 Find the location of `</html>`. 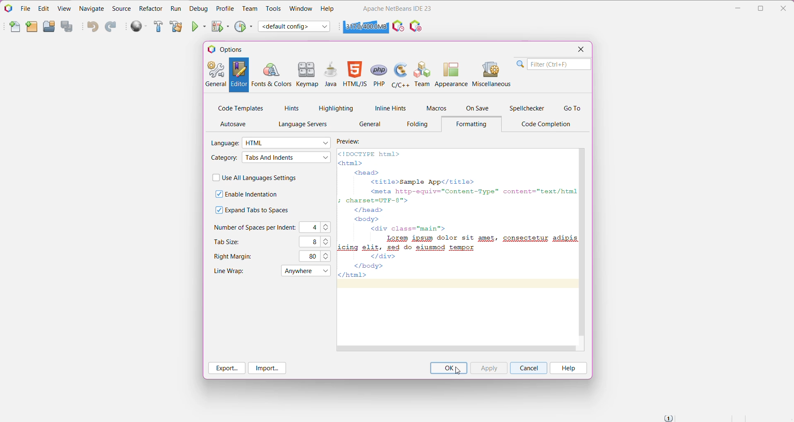

</html> is located at coordinates (353, 275).